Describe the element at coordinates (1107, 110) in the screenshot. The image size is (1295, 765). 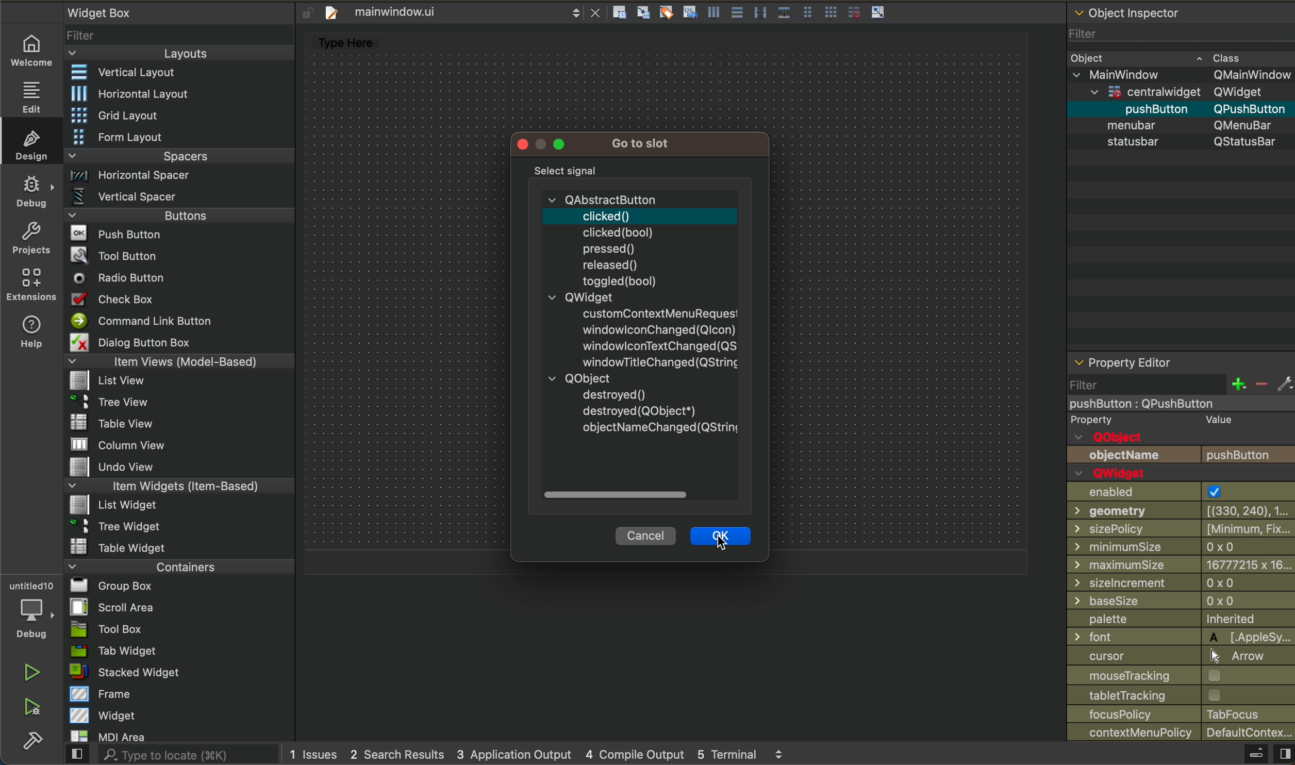
I see `push button` at that location.